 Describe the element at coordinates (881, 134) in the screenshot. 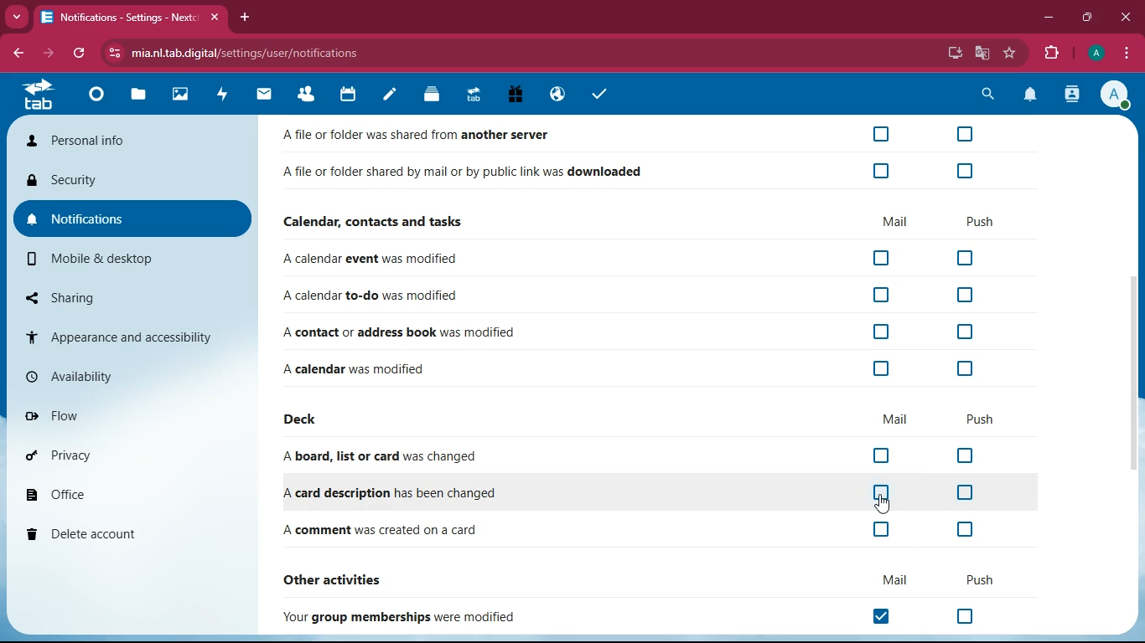

I see `off` at that location.